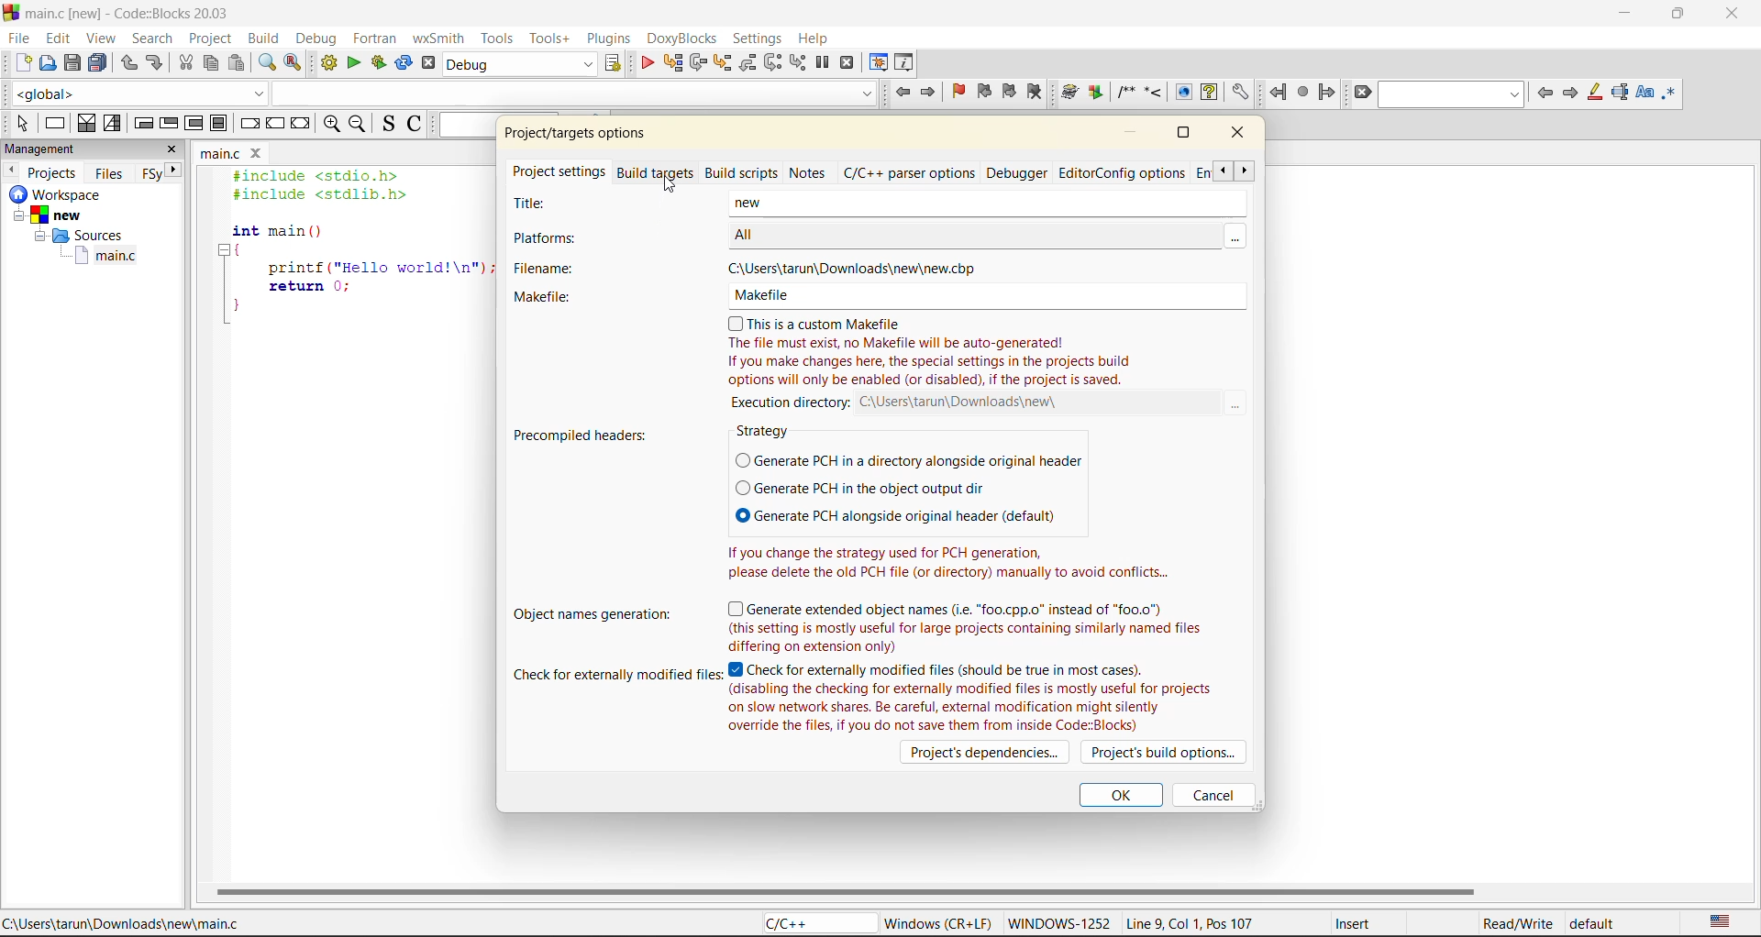  What do you see at coordinates (810, 923) in the screenshot?
I see `C/C++` at bounding box center [810, 923].